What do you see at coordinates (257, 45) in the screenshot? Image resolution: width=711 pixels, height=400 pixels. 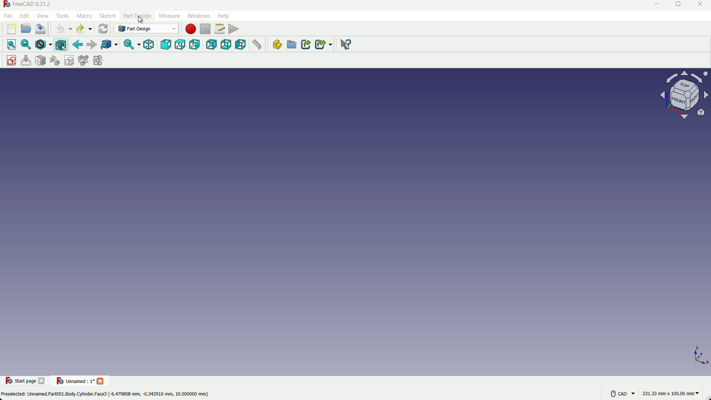 I see `measure` at bounding box center [257, 45].